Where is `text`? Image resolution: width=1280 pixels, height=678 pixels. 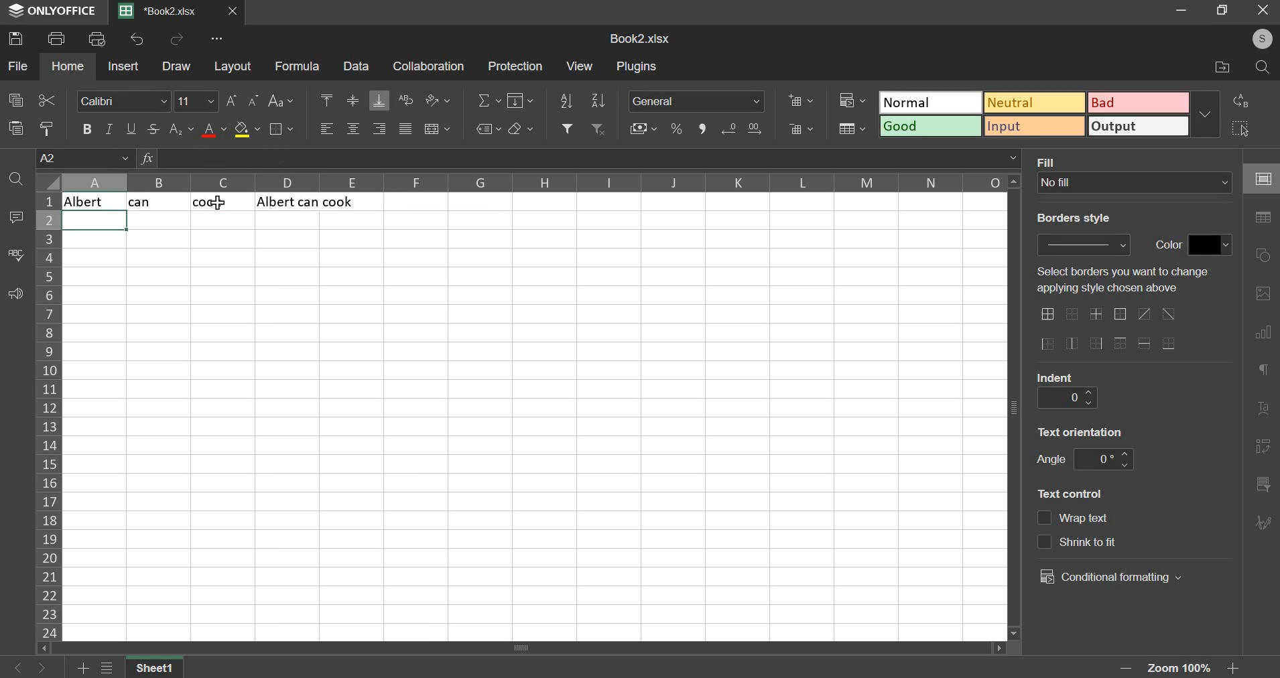
text is located at coordinates (1072, 218).